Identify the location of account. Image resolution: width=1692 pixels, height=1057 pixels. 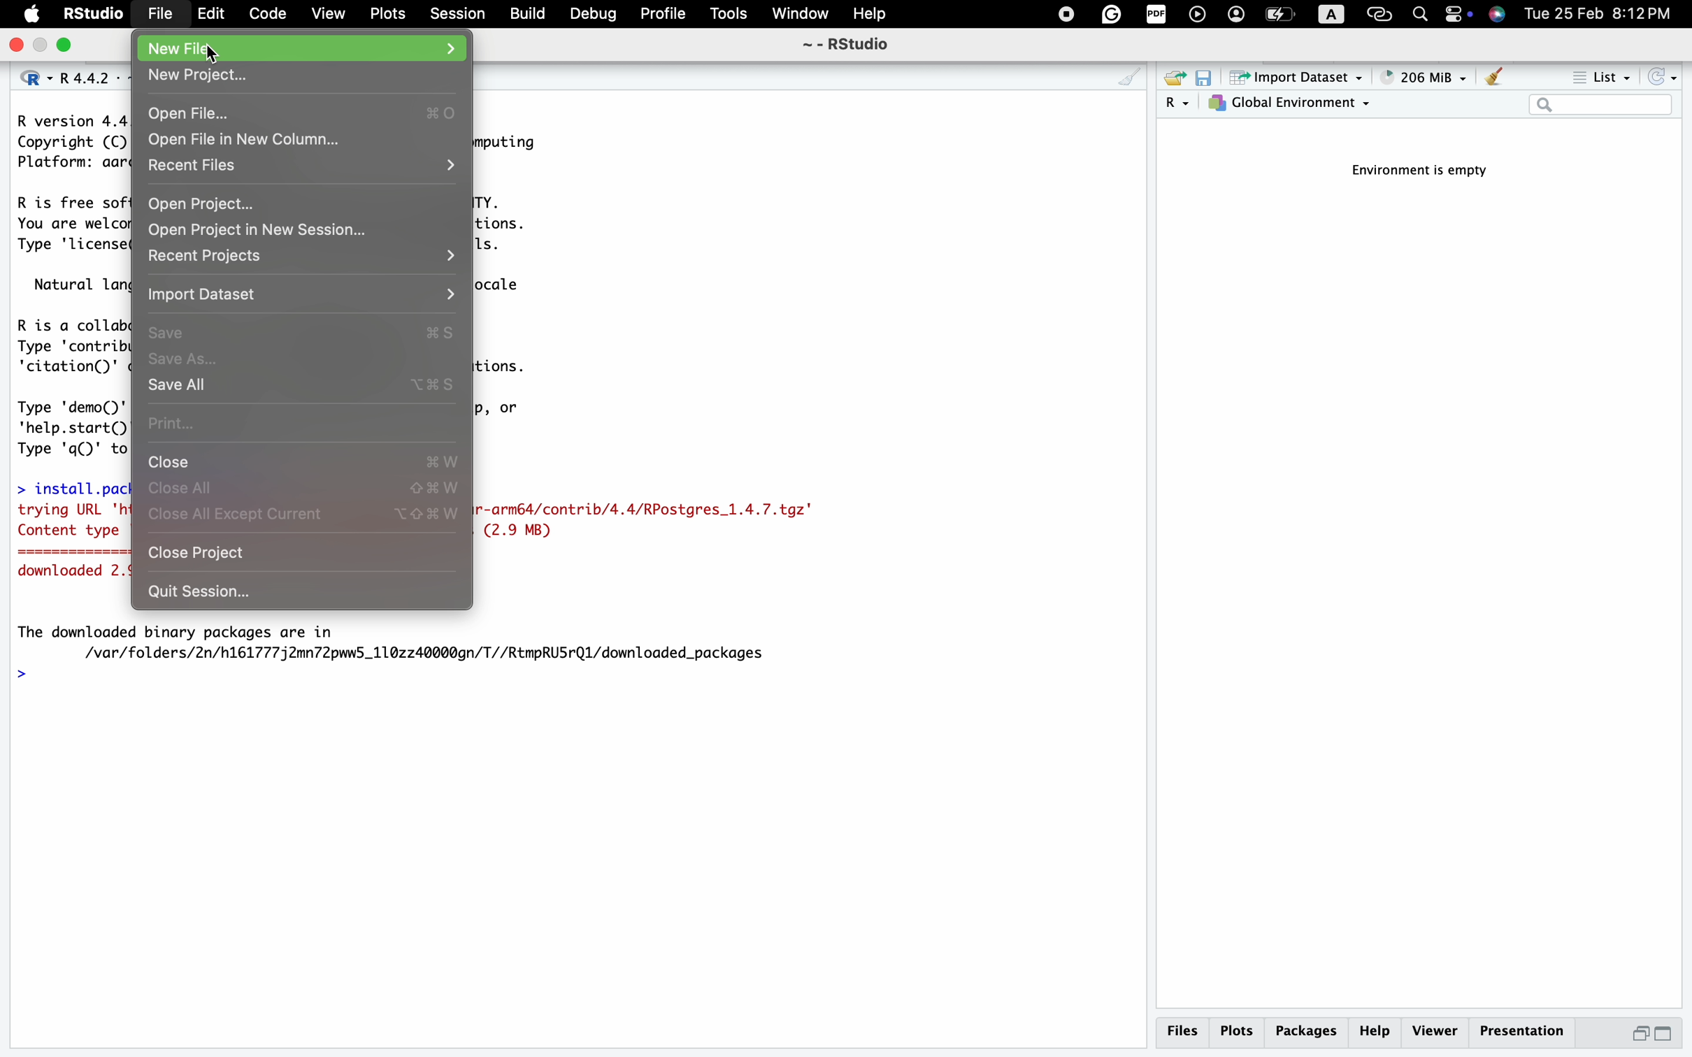
(1235, 15).